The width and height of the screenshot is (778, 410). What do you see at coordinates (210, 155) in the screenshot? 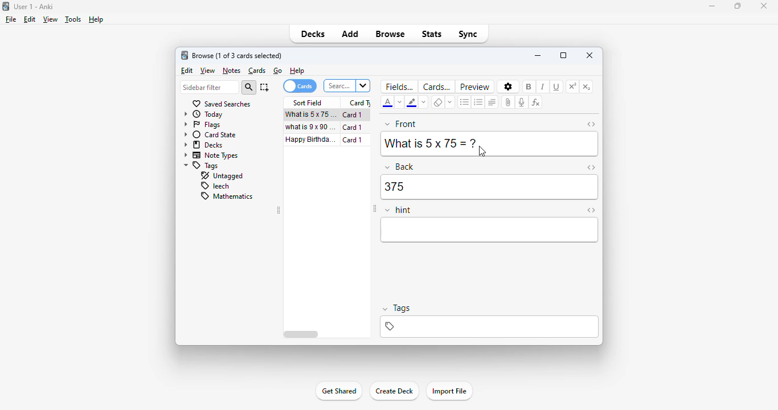
I see `note types` at bounding box center [210, 155].